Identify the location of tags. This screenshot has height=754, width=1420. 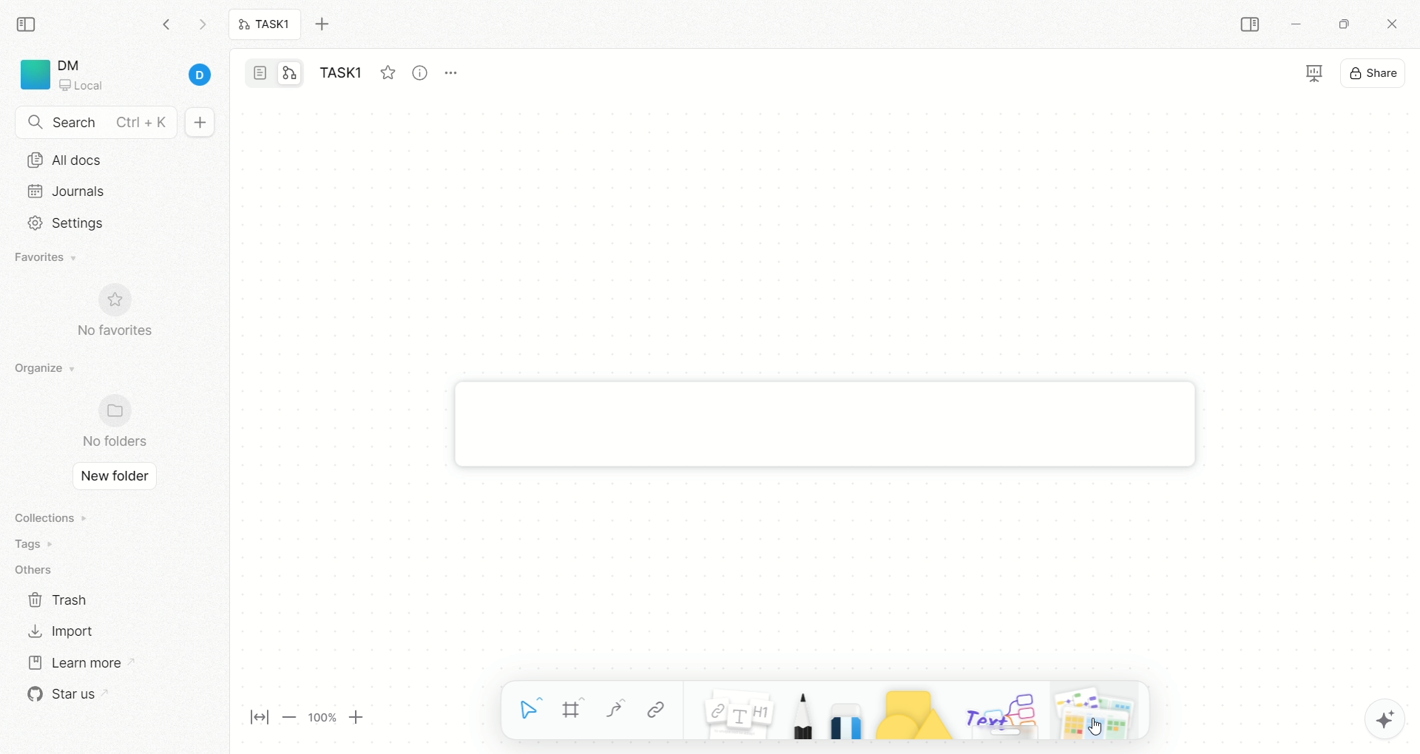
(30, 544).